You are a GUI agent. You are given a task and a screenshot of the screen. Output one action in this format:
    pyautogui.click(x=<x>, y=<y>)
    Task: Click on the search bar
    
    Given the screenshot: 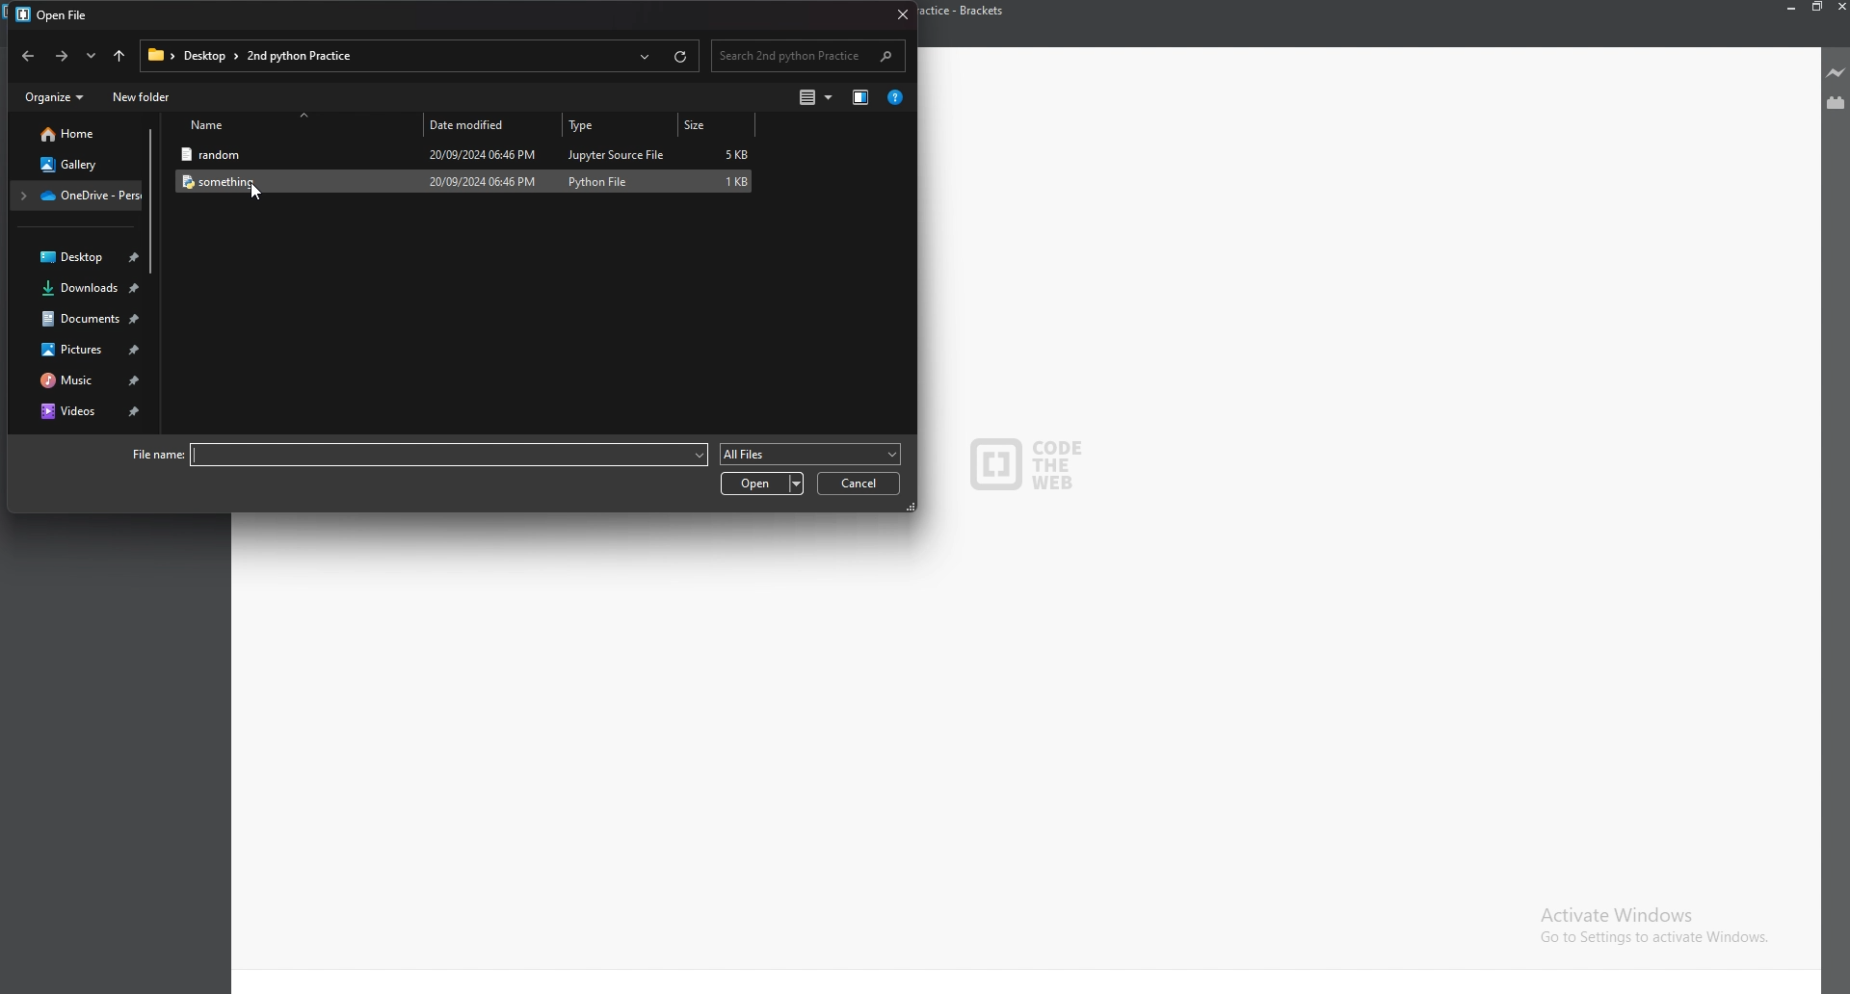 What is the action you would take?
    pyautogui.click(x=807, y=56)
    